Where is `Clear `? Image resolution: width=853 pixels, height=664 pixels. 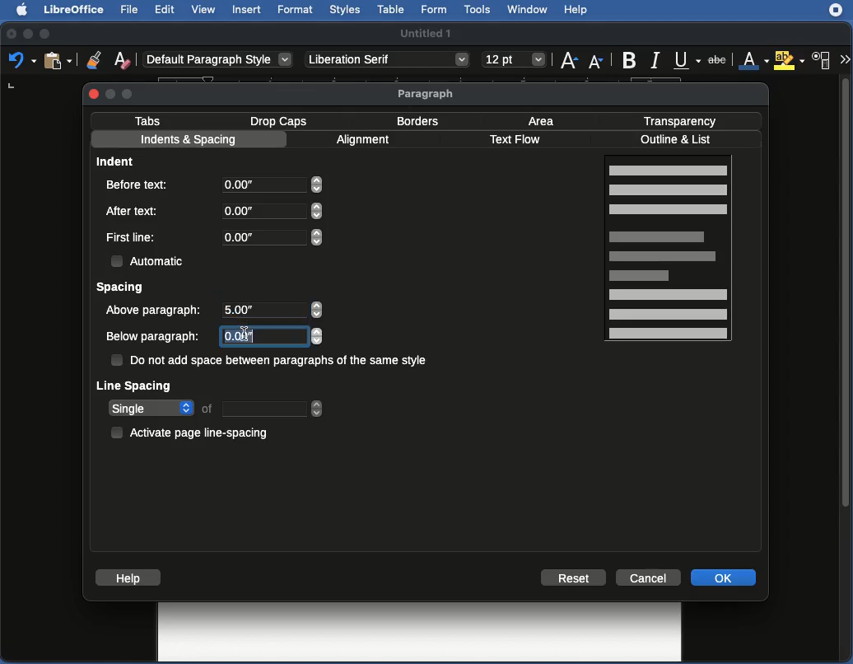 Clear  is located at coordinates (123, 59).